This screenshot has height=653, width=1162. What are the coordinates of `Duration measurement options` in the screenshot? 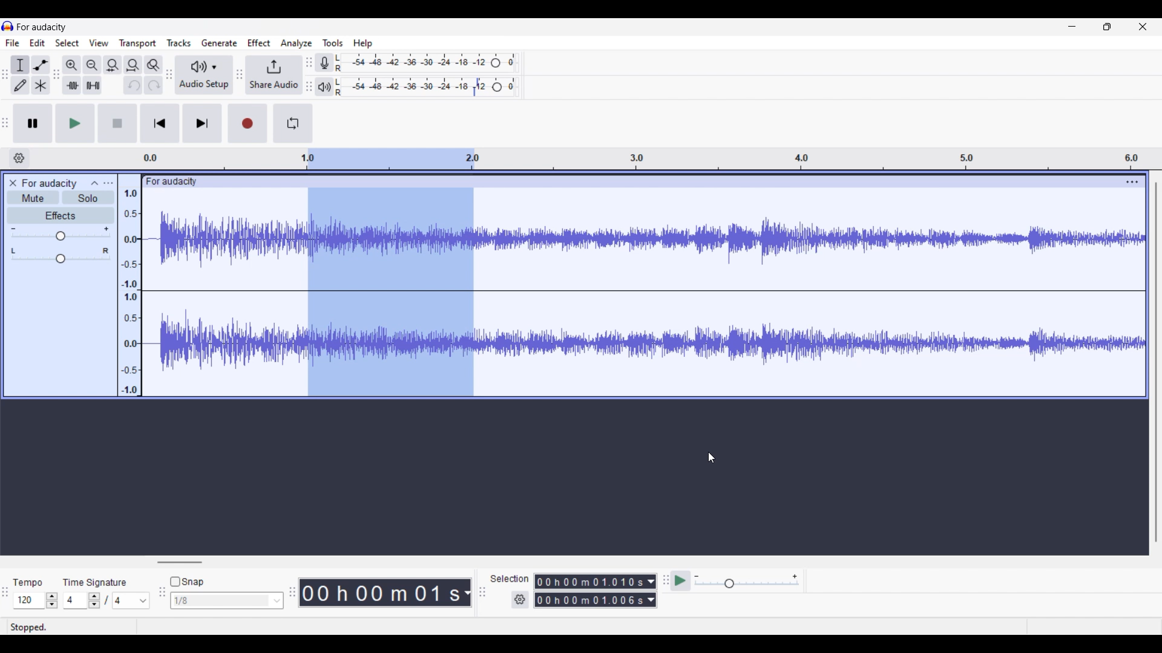 It's located at (651, 591).